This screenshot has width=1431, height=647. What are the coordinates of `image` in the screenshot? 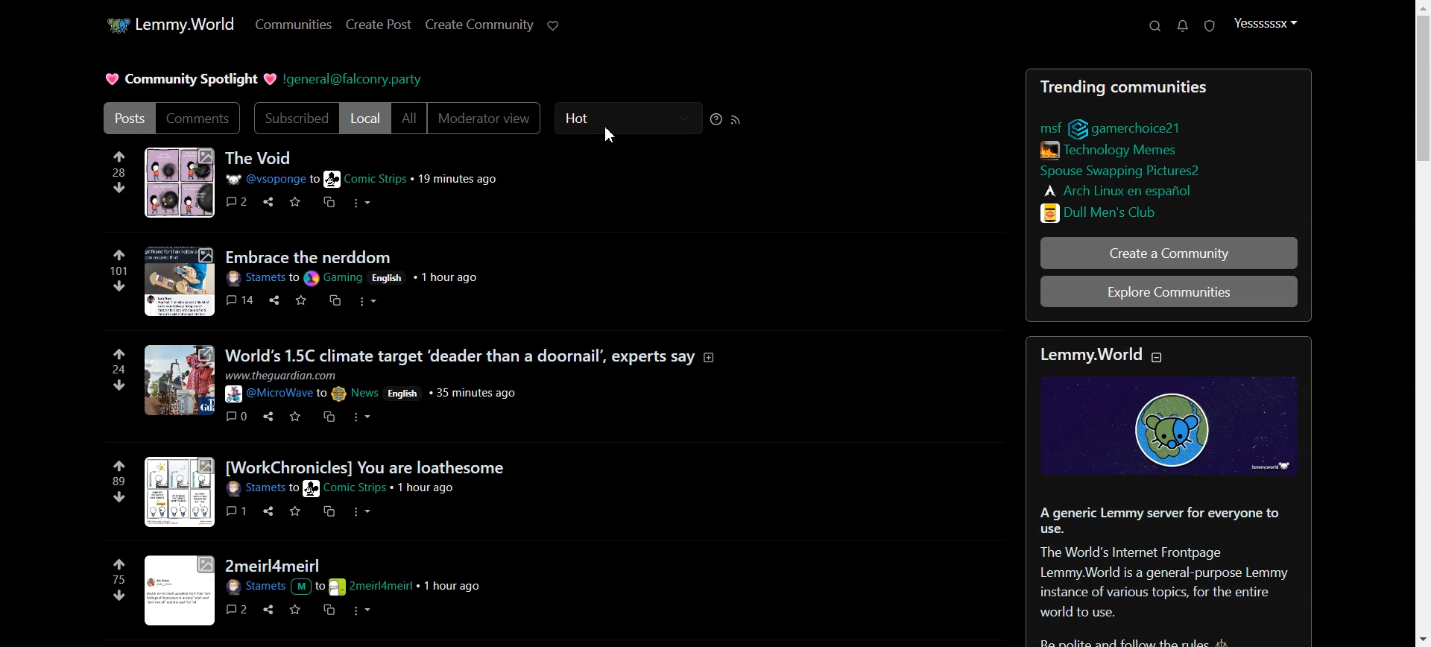 It's located at (180, 282).